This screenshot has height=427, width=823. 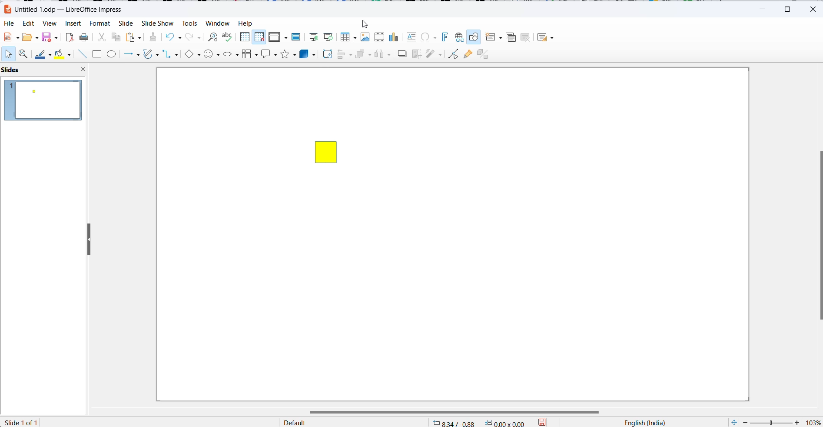 I want to click on Duplicate slide, so click(x=511, y=37).